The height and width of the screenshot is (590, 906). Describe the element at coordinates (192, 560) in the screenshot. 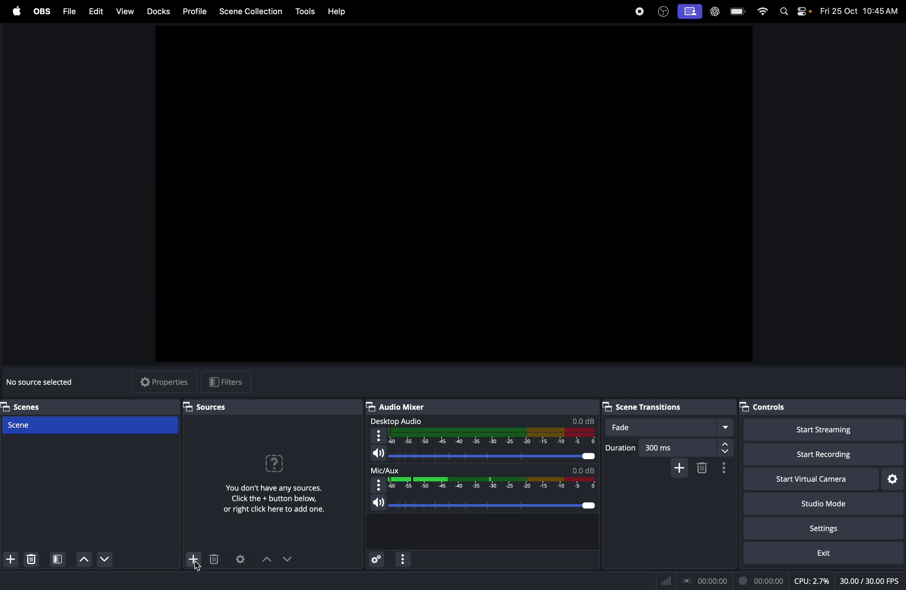

I see `add source` at that location.